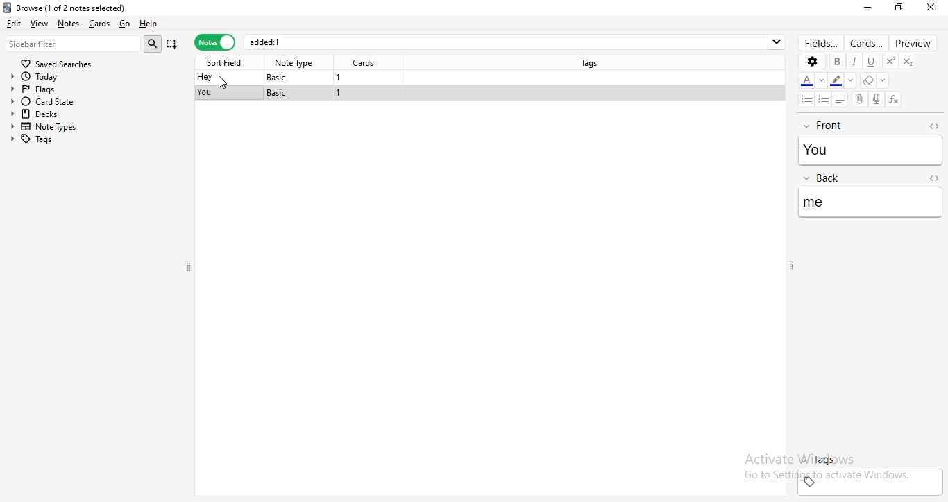 This screenshot has width=948, height=502. Describe the element at coordinates (206, 93) in the screenshot. I see `you` at that location.